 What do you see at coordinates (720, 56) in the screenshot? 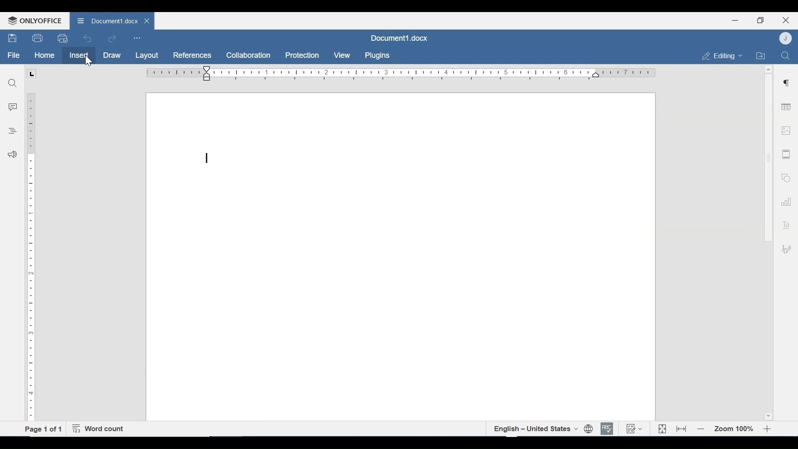
I see `Editing` at bounding box center [720, 56].